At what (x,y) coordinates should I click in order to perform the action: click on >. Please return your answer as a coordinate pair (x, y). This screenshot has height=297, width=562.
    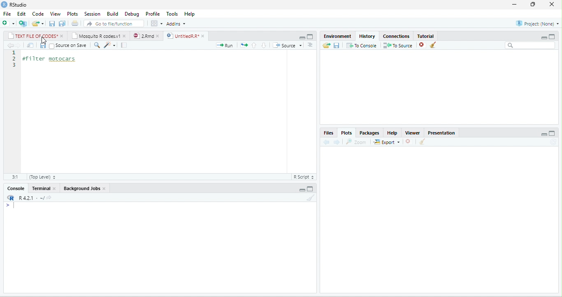
    Looking at the image, I should click on (12, 205).